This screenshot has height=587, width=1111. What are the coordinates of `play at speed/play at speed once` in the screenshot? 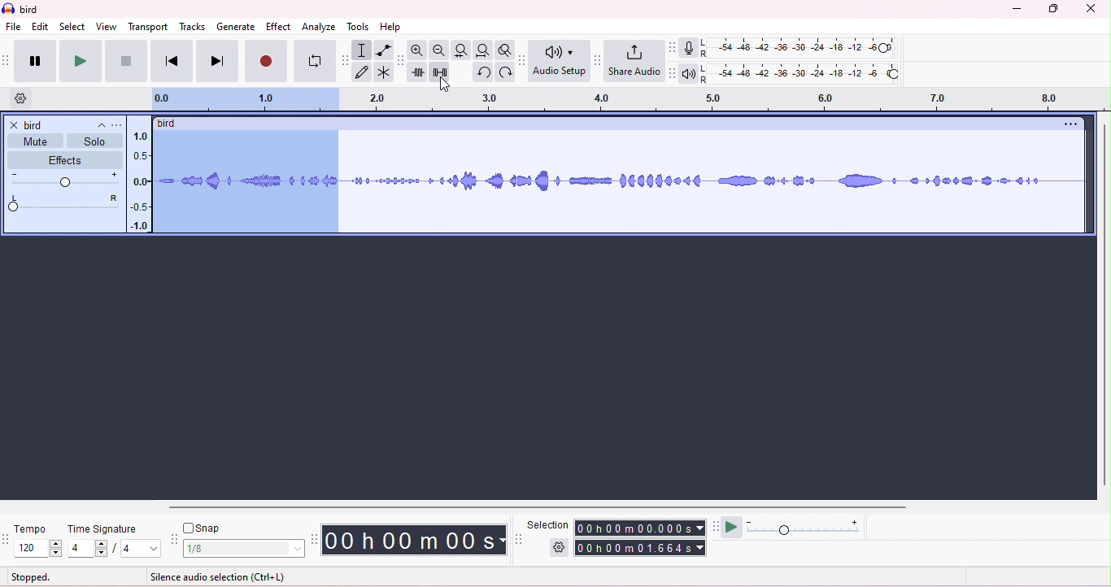 It's located at (734, 528).